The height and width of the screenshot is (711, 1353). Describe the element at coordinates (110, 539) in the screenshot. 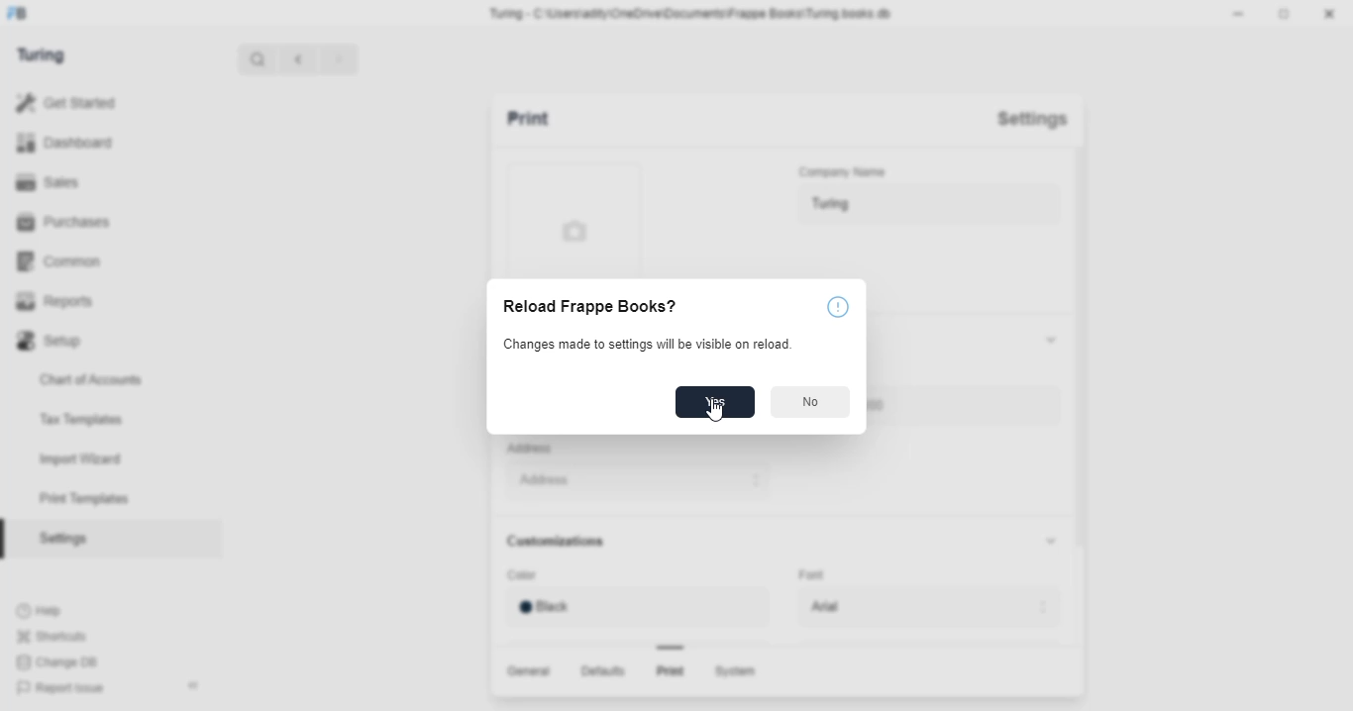

I see `Setiings.` at that location.